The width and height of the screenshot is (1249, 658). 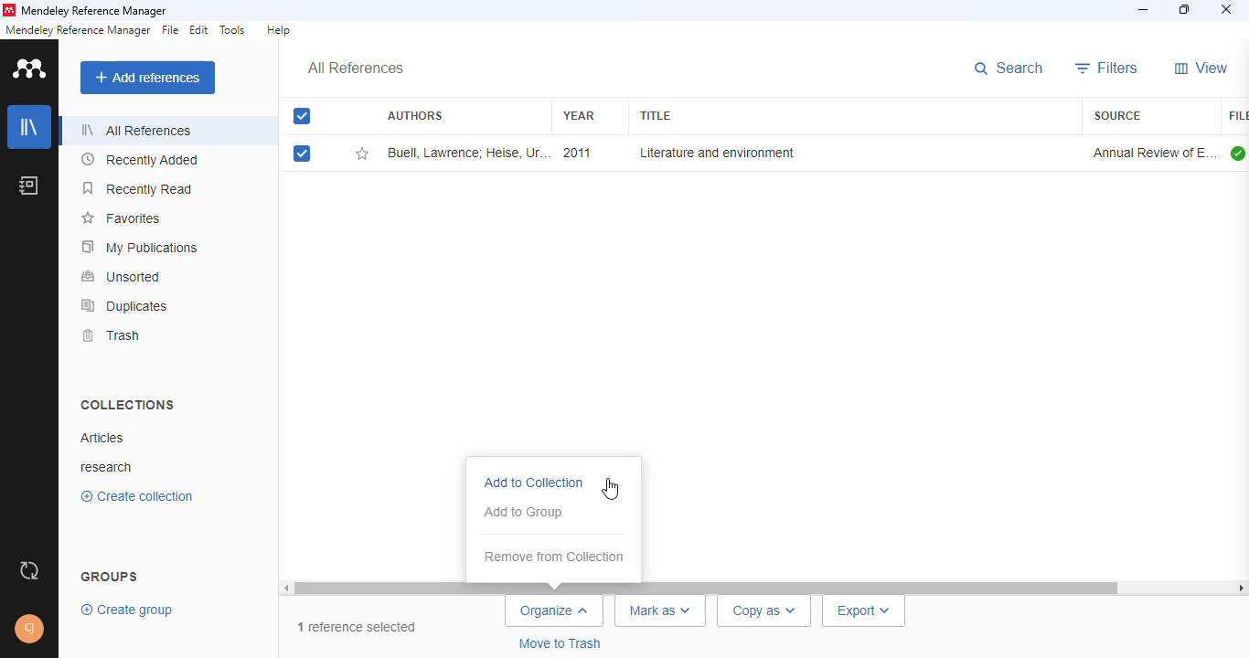 I want to click on mendeley reference manager, so click(x=95, y=11).